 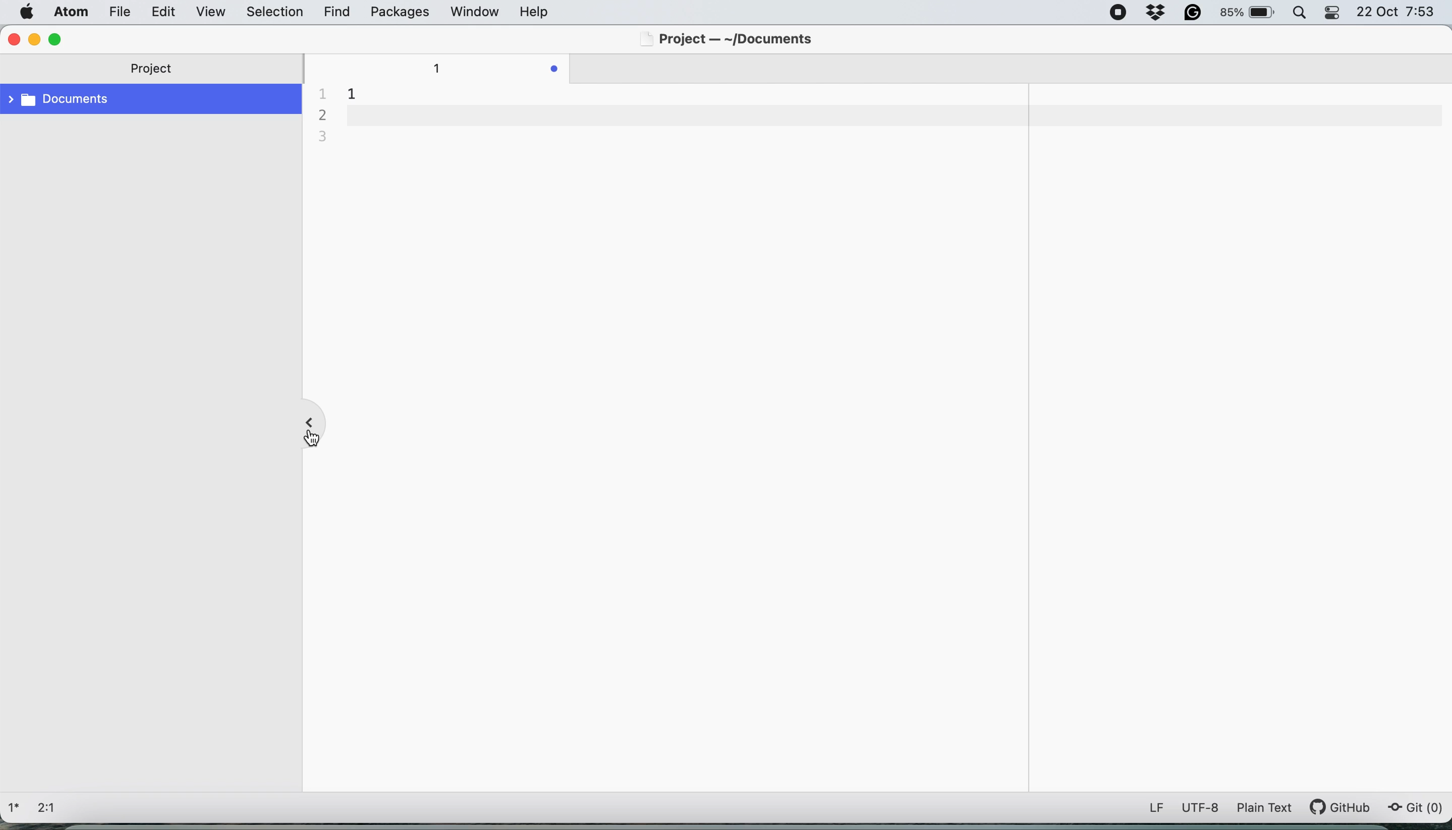 What do you see at coordinates (398, 14) in the screenshot?
I see `packages` at bounding box center [398, 14].